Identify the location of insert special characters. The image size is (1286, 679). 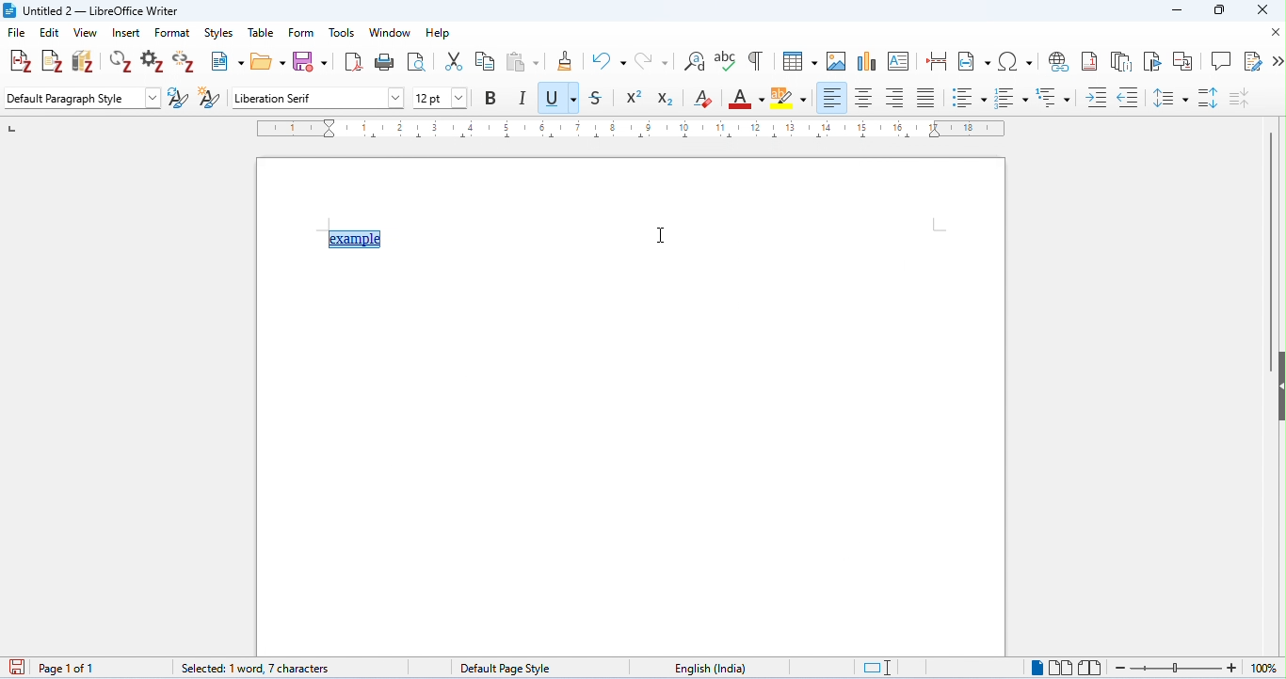
(1016, 59).